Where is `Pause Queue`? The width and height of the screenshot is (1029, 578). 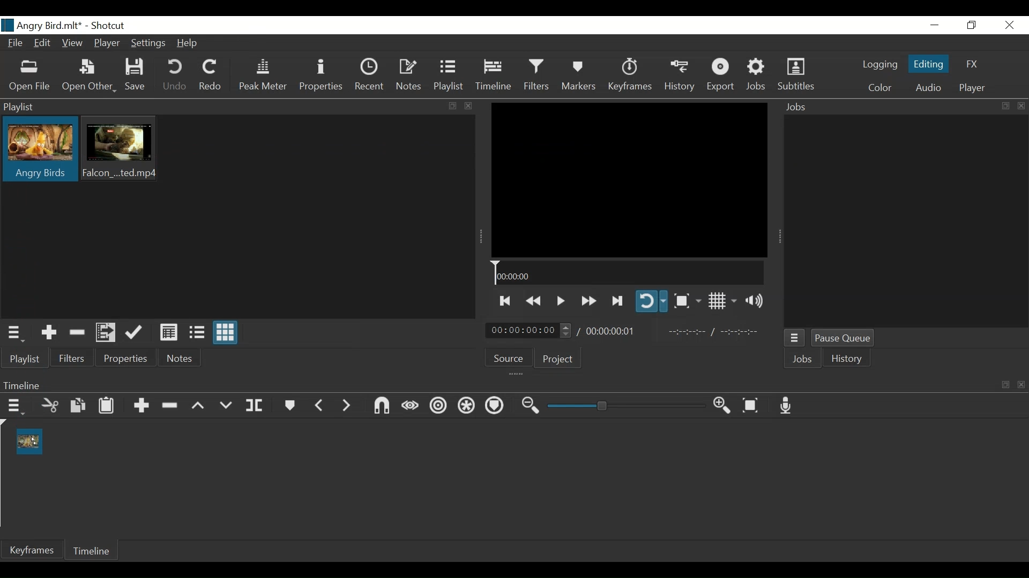
Pause Queue is located at coordinates (843, 338).